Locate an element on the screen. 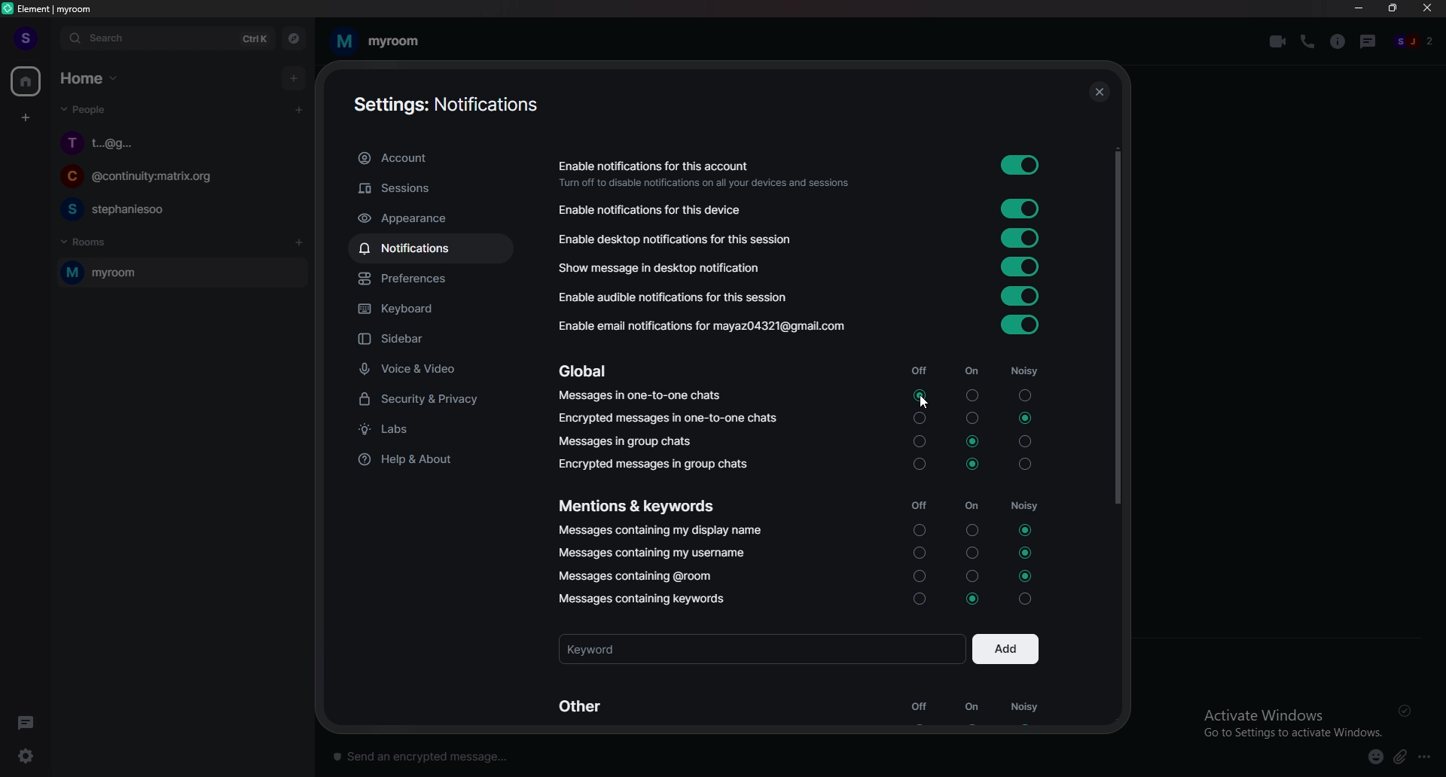  Enable audible notifications for this session is located at coordinates (677, 299).